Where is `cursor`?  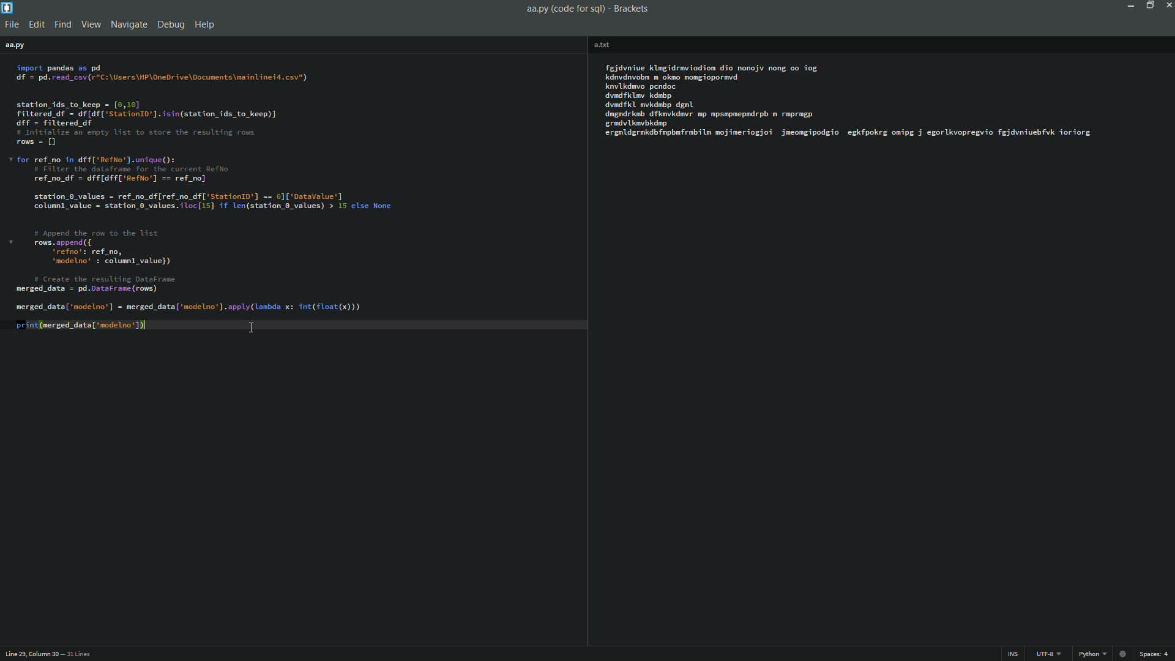 cursor is located at coordinates (145, 324).